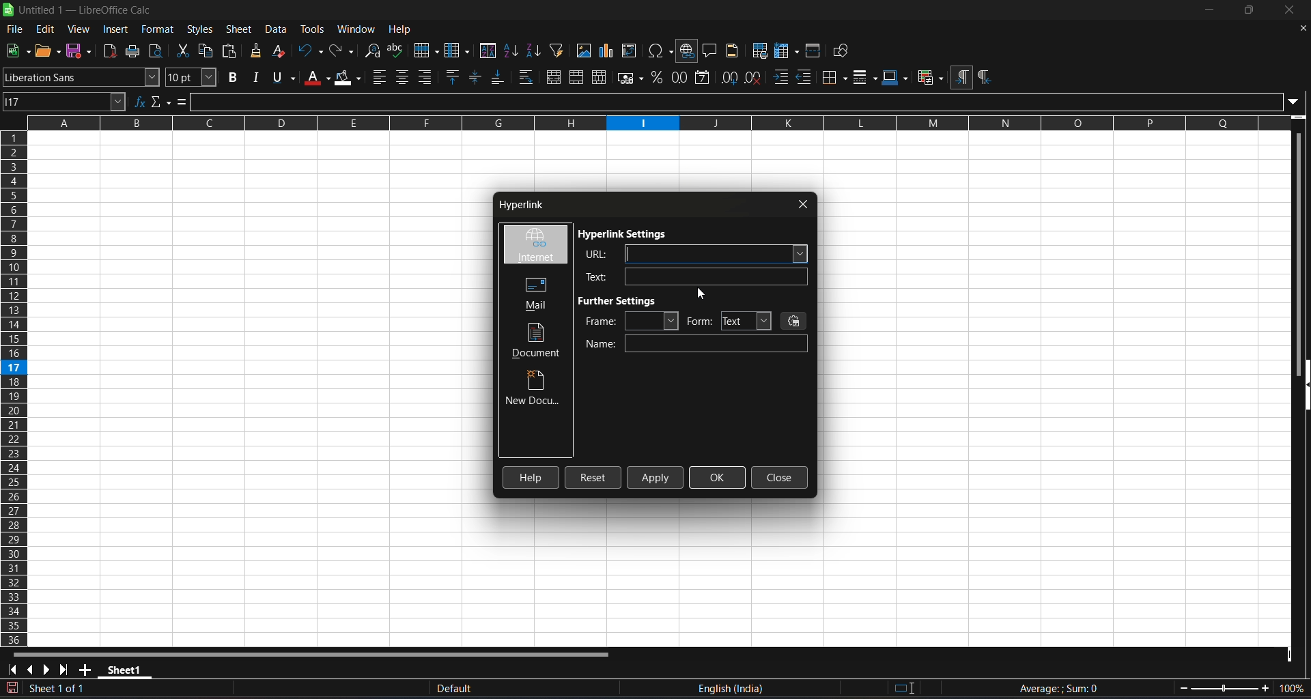 Image resolution: width=1311 pixels, height=699 pixels. I want to click on column, so click(459, 49).